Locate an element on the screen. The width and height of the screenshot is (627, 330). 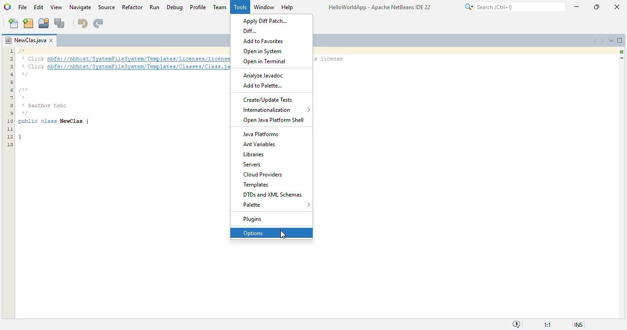
analyze javadoc is located at coordinates (263, 76).